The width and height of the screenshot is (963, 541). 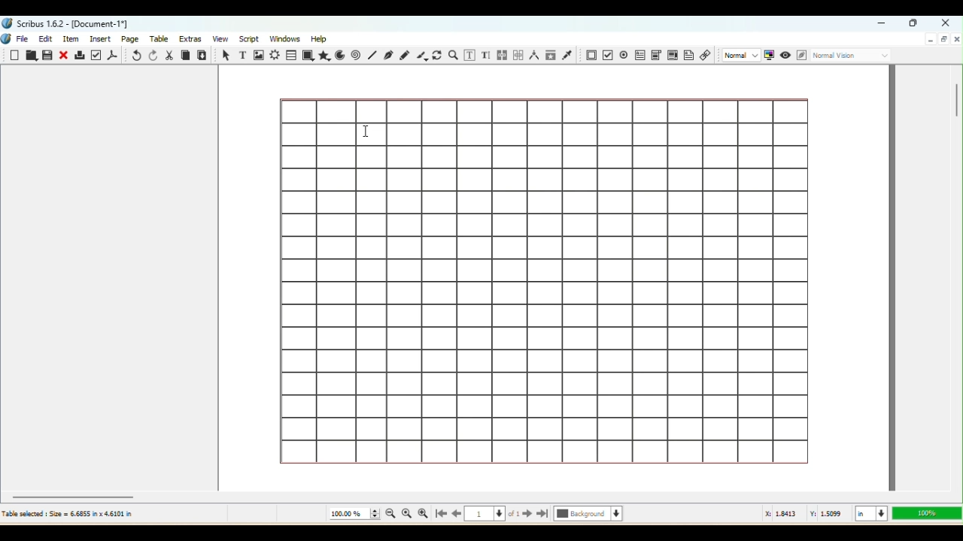 What do you see at coordinates (487, 55) in the screenshot?
I see `Edit text with story editor` at bounding box center [487, 55].